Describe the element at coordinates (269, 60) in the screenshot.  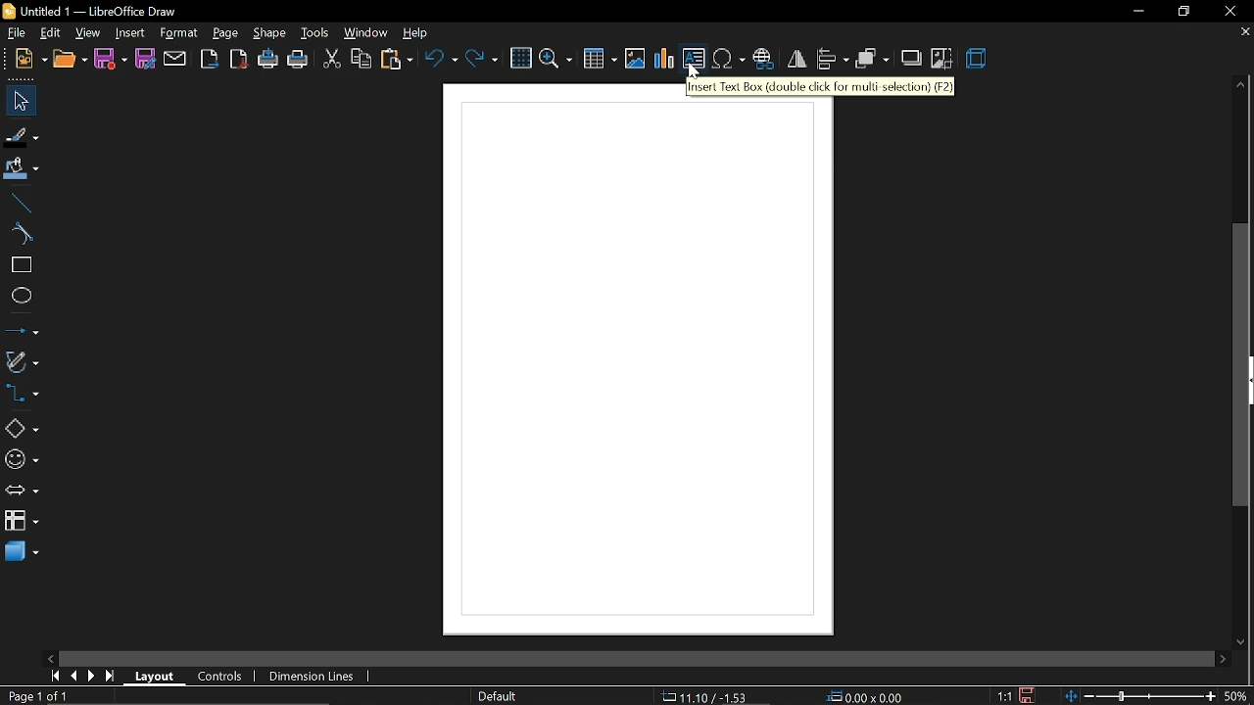
I see `print directly` at that location.